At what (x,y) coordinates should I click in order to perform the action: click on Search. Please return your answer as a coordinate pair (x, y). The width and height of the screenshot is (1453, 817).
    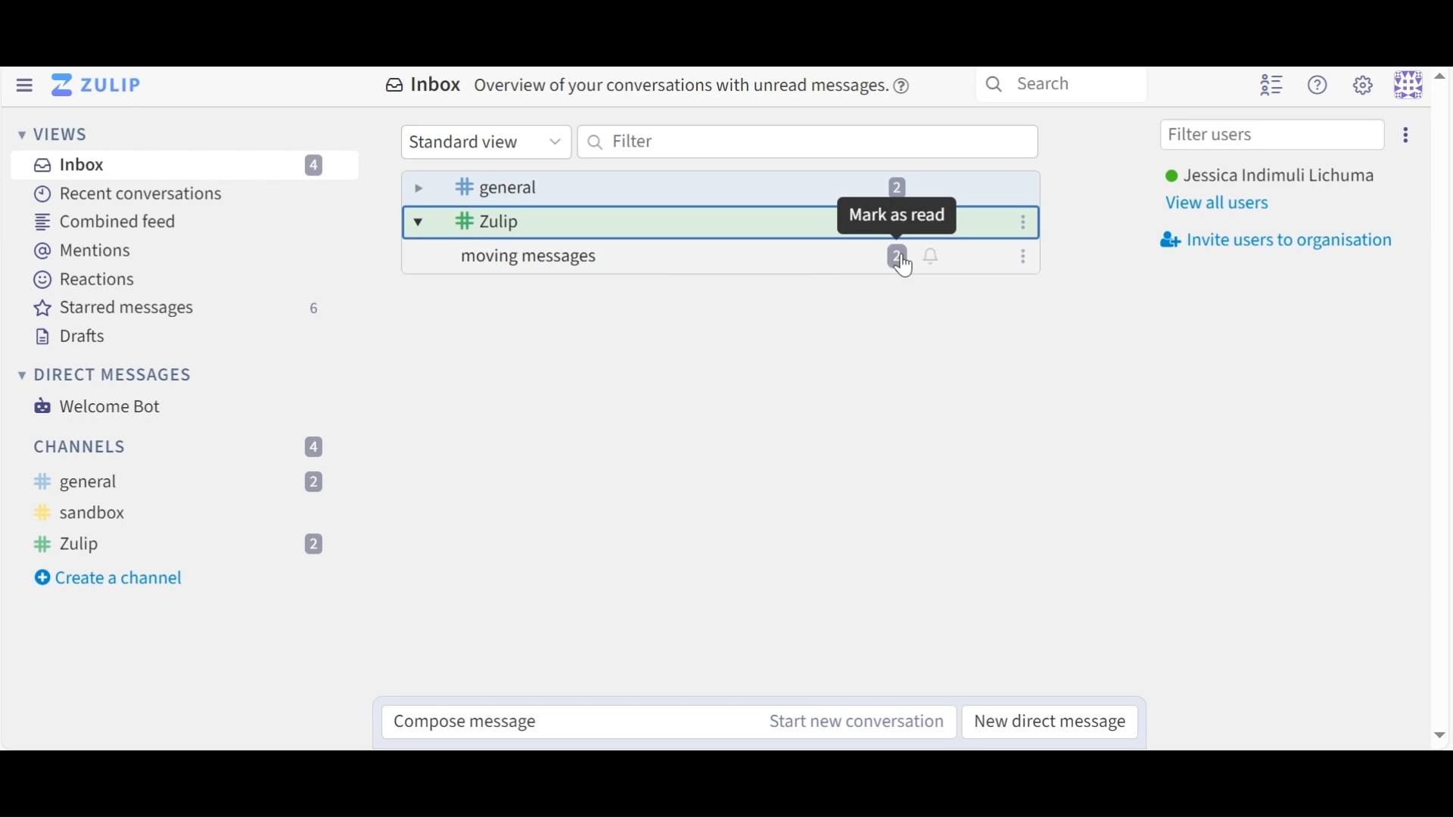
    Looking at the image, I should click on (1061, 86).